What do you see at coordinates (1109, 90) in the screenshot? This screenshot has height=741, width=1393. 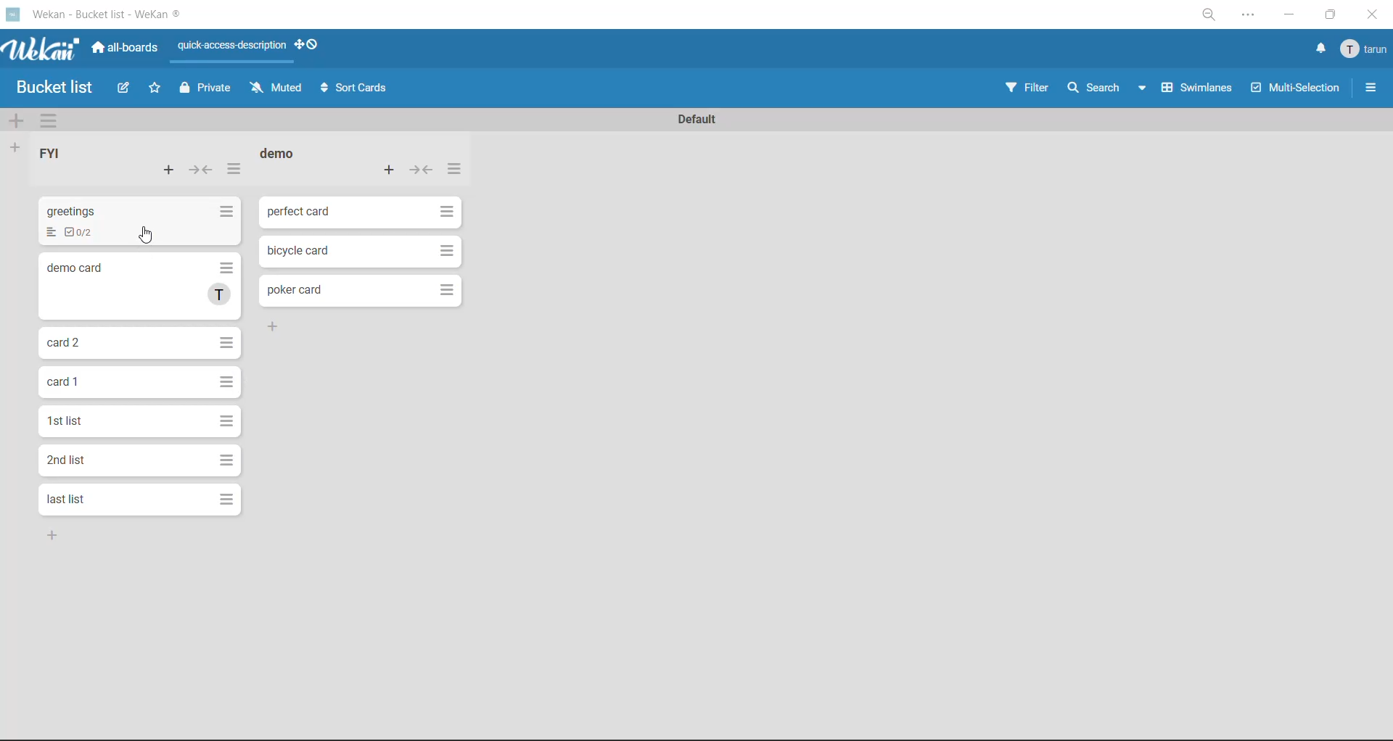 I see `search` at bounding box center [1109, 90].